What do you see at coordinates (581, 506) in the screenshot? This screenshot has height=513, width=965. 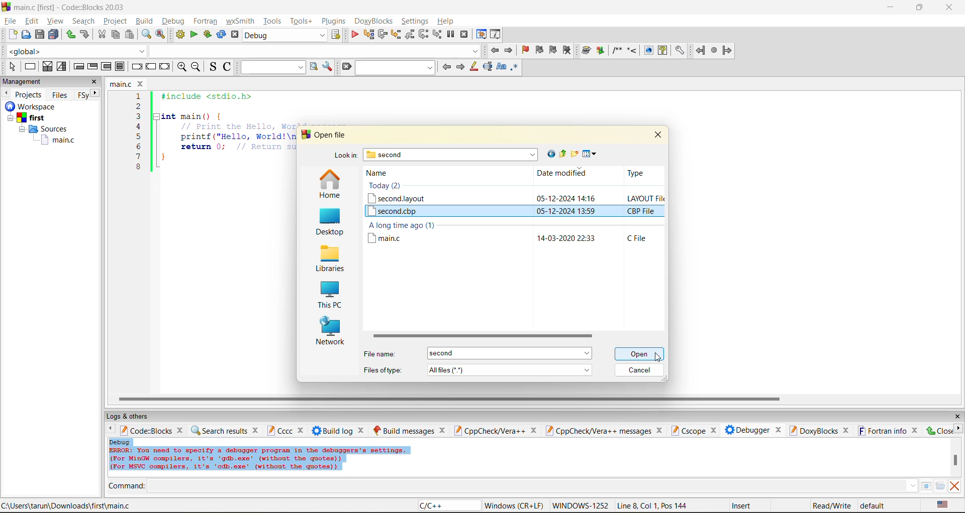 I see `Windows 1252` at bounding box center [581, 506].